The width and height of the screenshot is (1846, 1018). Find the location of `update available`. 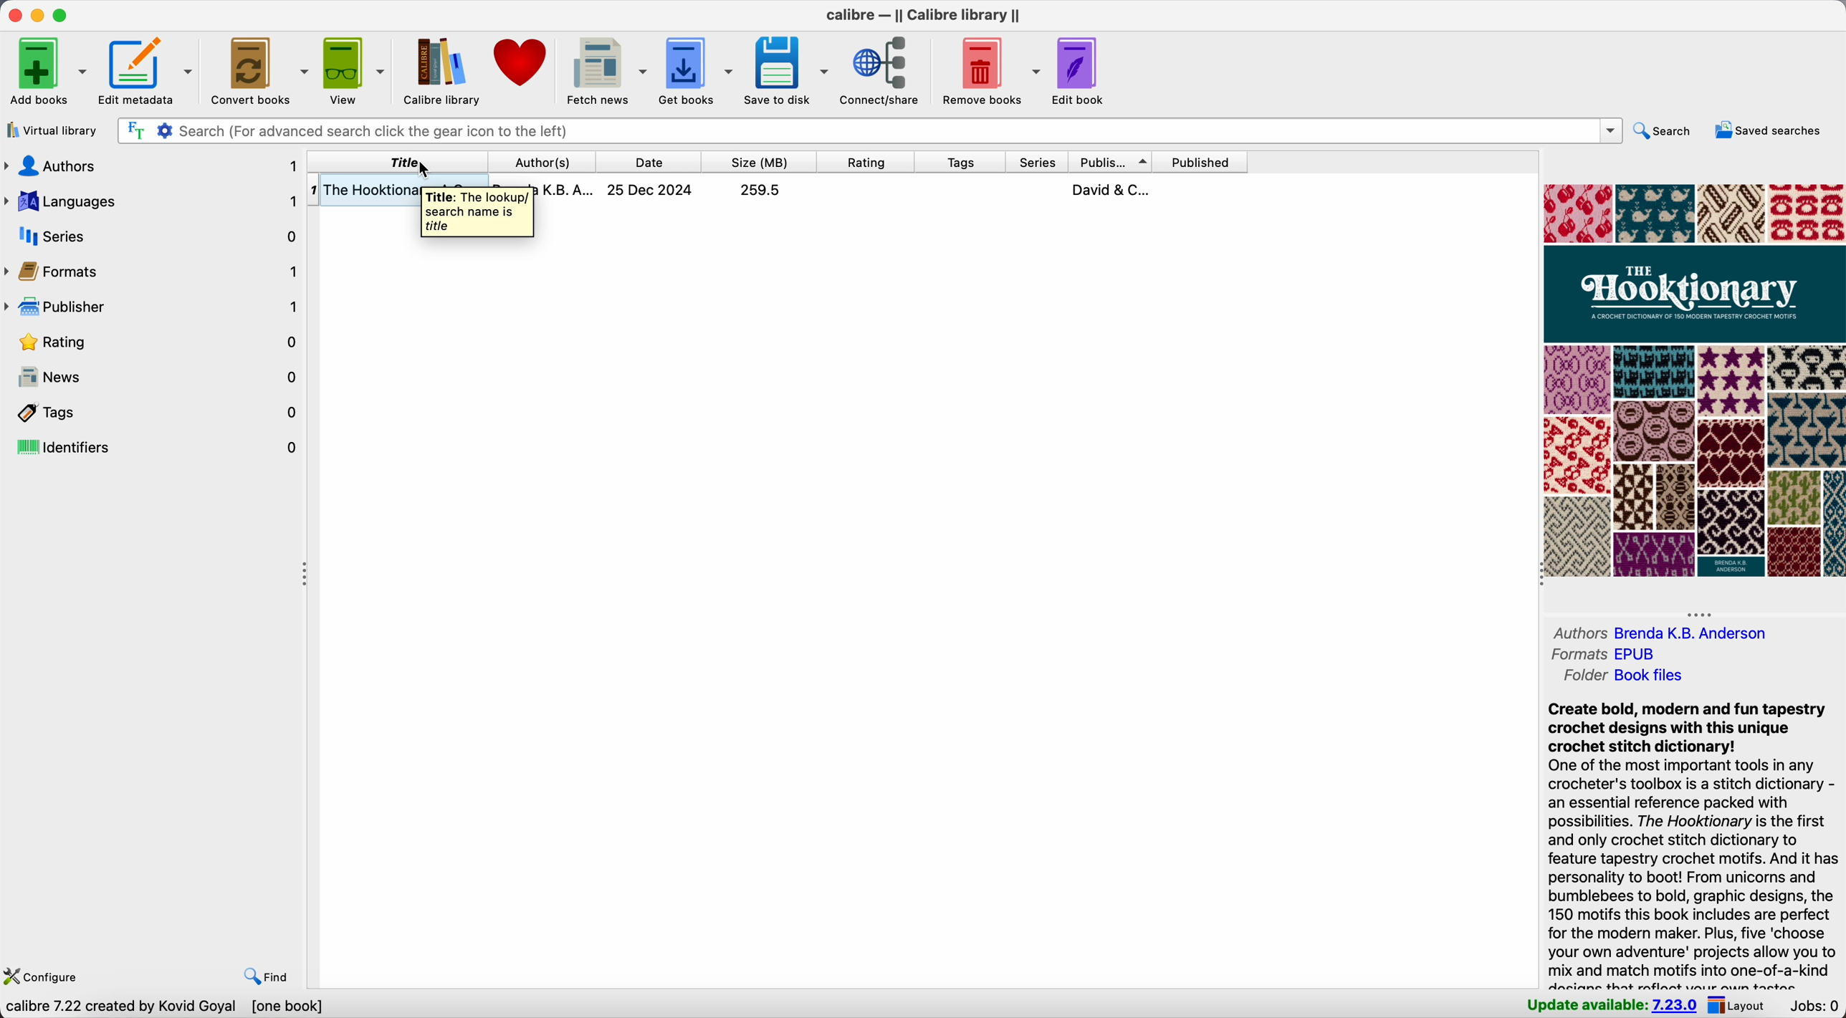

update available is located at coordinates (1615, 1003).